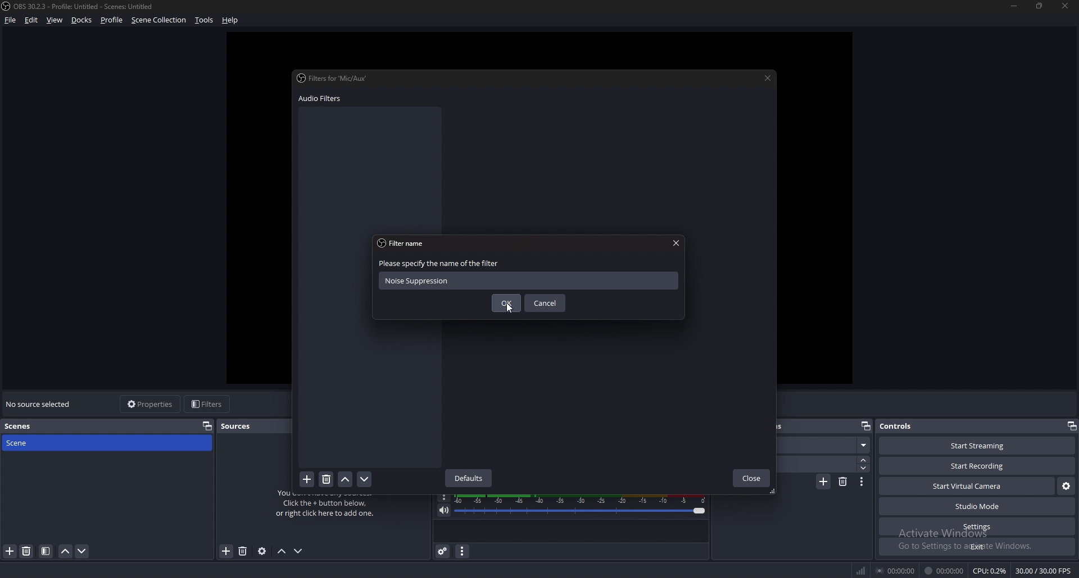  What do you see at coordinates (31, 20) in the screenshot?
I see `edit` at bounding box center [31, 20].